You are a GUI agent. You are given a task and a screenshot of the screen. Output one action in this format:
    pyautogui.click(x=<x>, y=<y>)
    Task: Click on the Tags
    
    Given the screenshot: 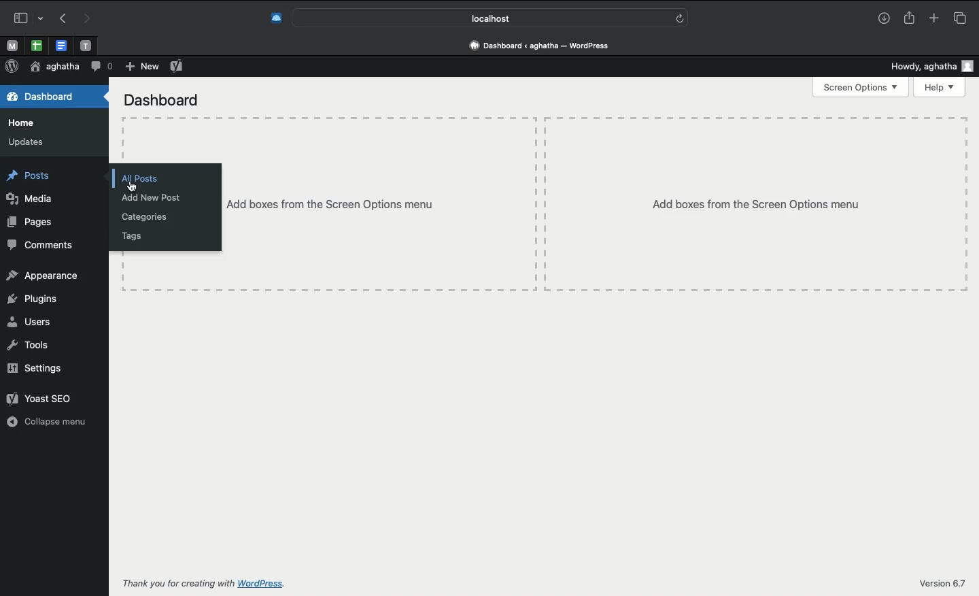 What is the action you would take?
    pyautogui.click(x=128, y=236)
    